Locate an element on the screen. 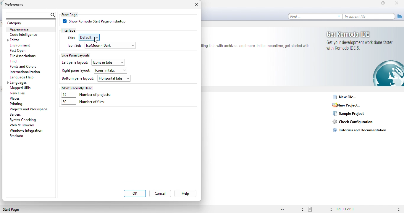 This screenshot has height=213, width=404. category is located at coordinates (21, 23).